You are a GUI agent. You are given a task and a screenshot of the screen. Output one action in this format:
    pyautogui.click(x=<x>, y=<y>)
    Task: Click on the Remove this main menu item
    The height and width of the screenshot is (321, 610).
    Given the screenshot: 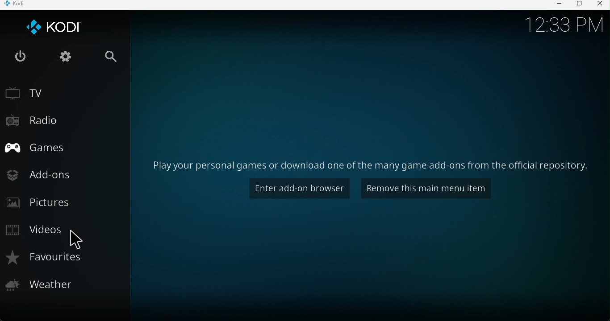 What is the action you would take?
    pyautogui.click(x=426, y=189)
    